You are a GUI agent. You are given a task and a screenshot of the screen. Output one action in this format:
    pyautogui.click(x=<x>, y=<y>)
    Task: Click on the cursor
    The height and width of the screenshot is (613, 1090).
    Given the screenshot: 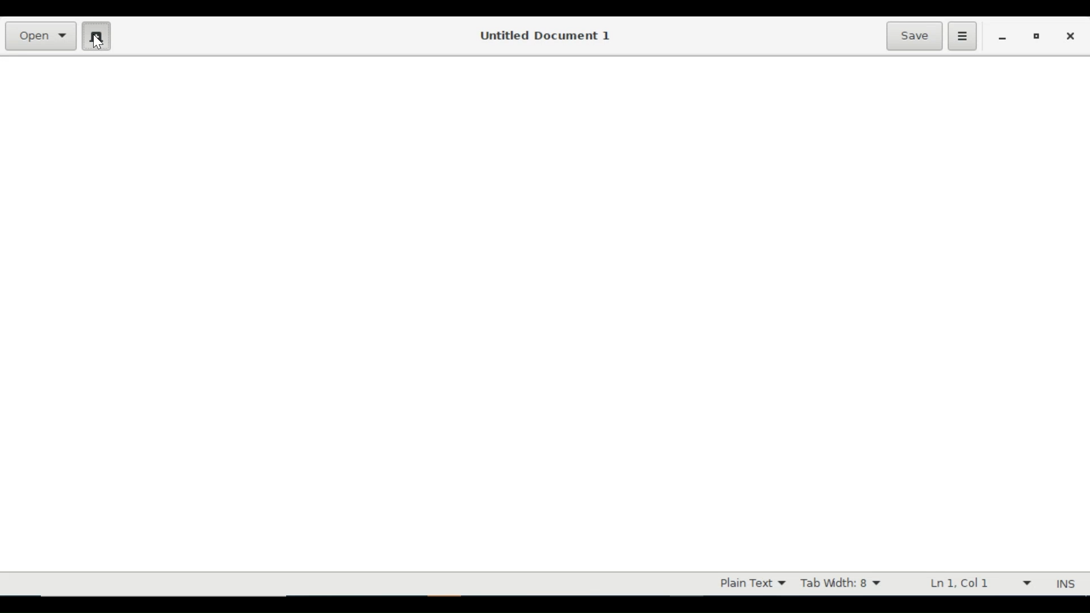 What is the action you would take?
    pyautogui.click(x=103, y=46)
    